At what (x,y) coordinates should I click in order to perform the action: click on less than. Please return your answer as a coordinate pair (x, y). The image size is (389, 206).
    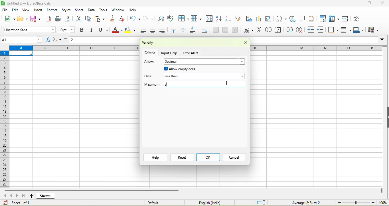
    Looking at the image, I should click on (204, 77).